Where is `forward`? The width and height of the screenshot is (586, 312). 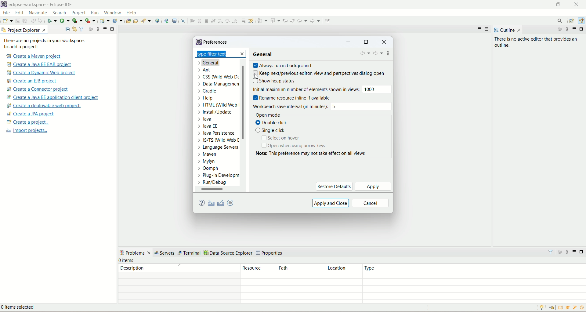
forward is located at coordinates (316, 21).